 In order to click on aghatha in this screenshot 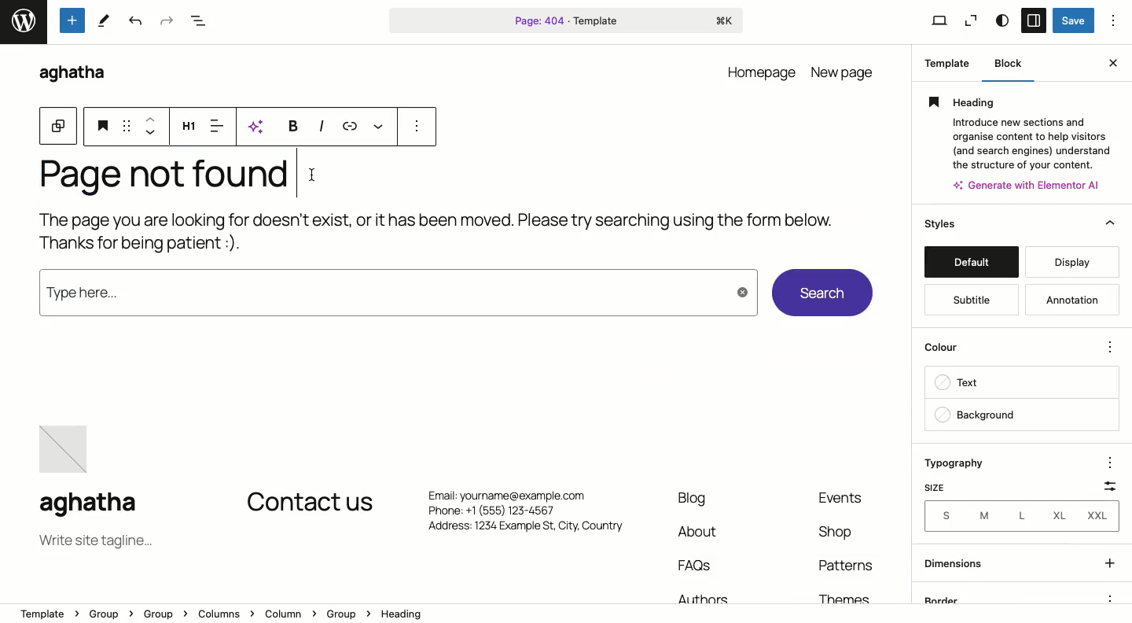, I will do `click(101, 506)`.